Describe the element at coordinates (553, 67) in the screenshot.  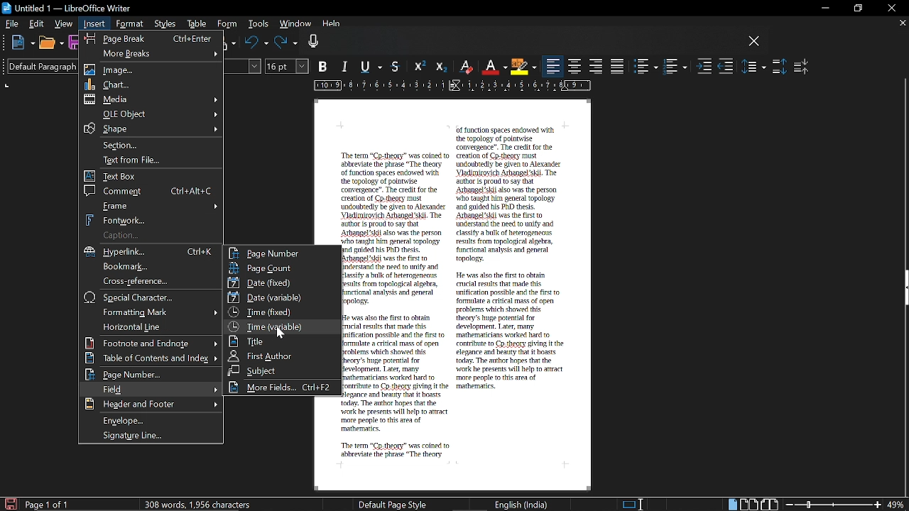
I see `Align left` at that location.